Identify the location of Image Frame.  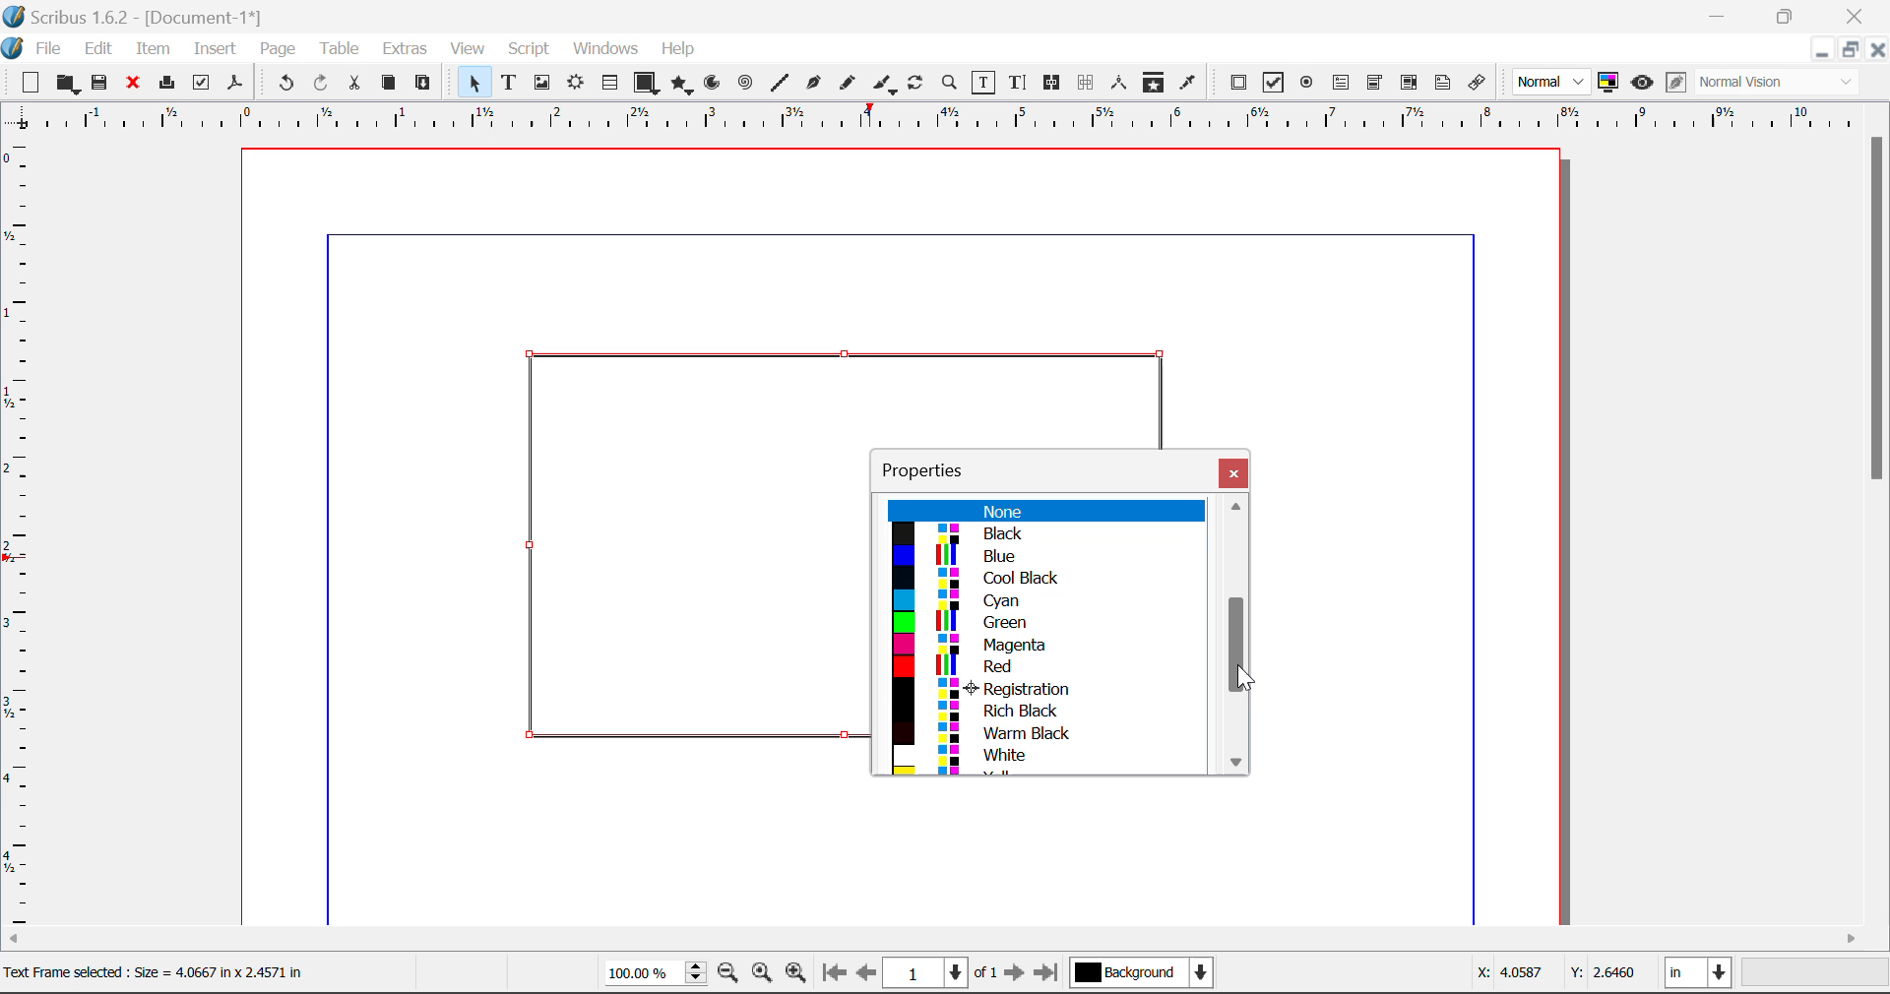
(541, 83).